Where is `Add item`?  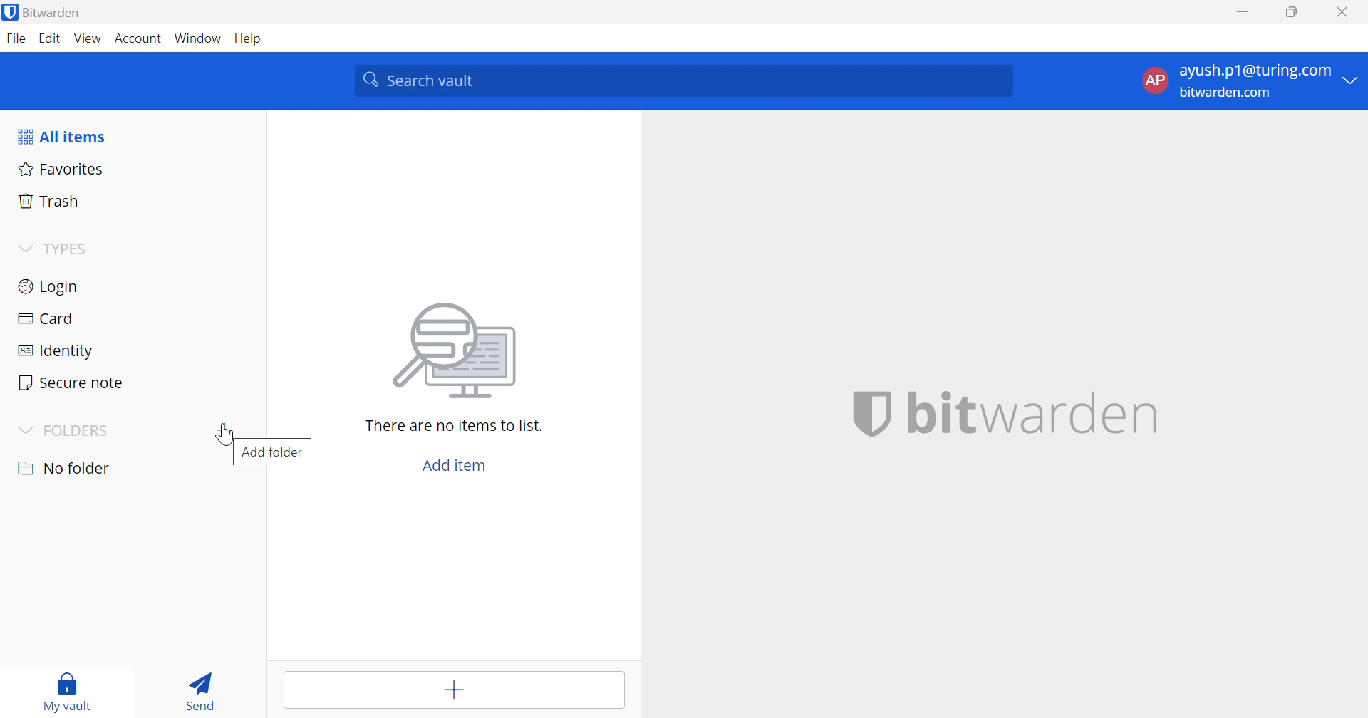 Add item is located at coordinates (461, 466).